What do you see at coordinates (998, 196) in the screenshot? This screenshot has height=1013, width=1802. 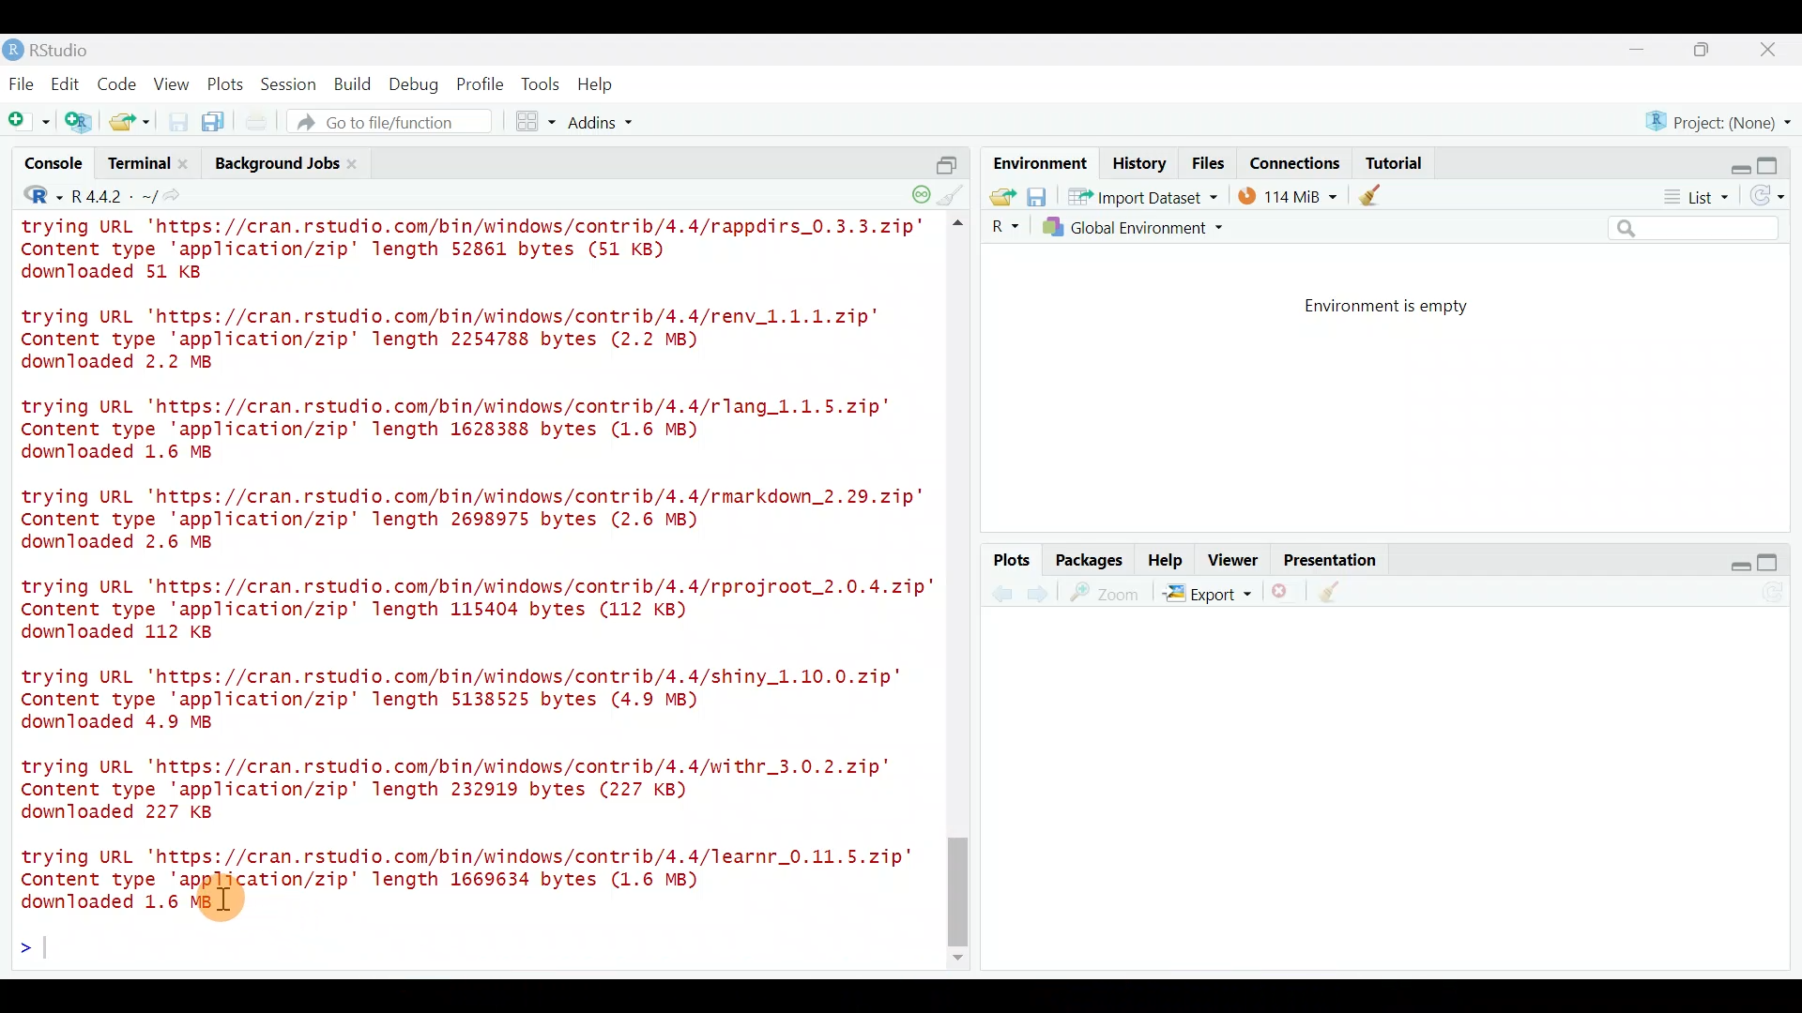 I see `Load workspace` at bounding box center [998, 196].